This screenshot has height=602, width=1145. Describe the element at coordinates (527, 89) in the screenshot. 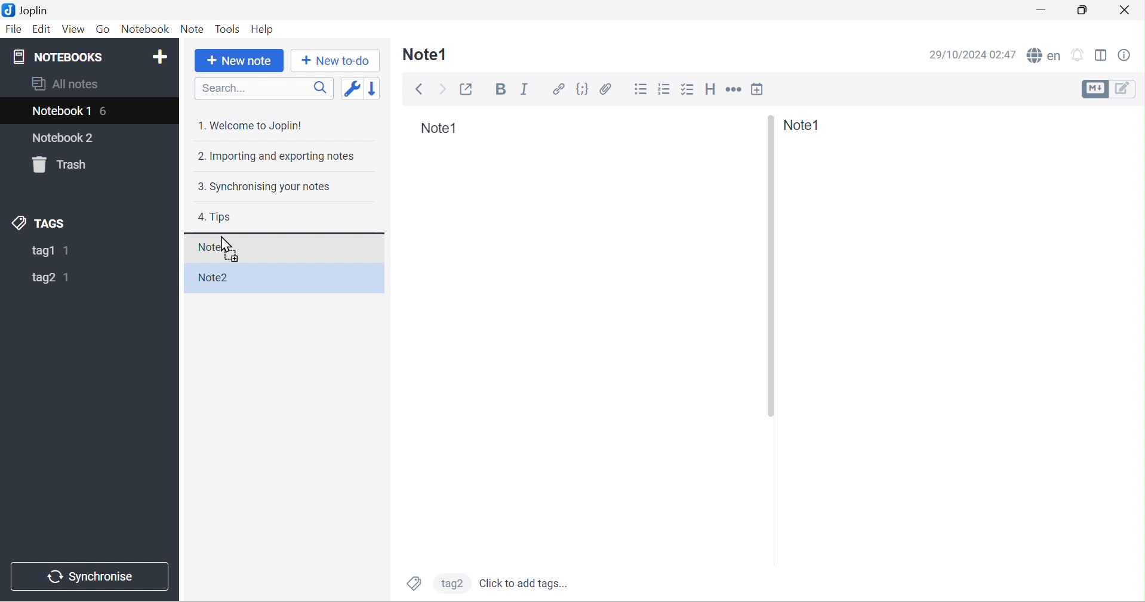

I see `Italic` at that location.